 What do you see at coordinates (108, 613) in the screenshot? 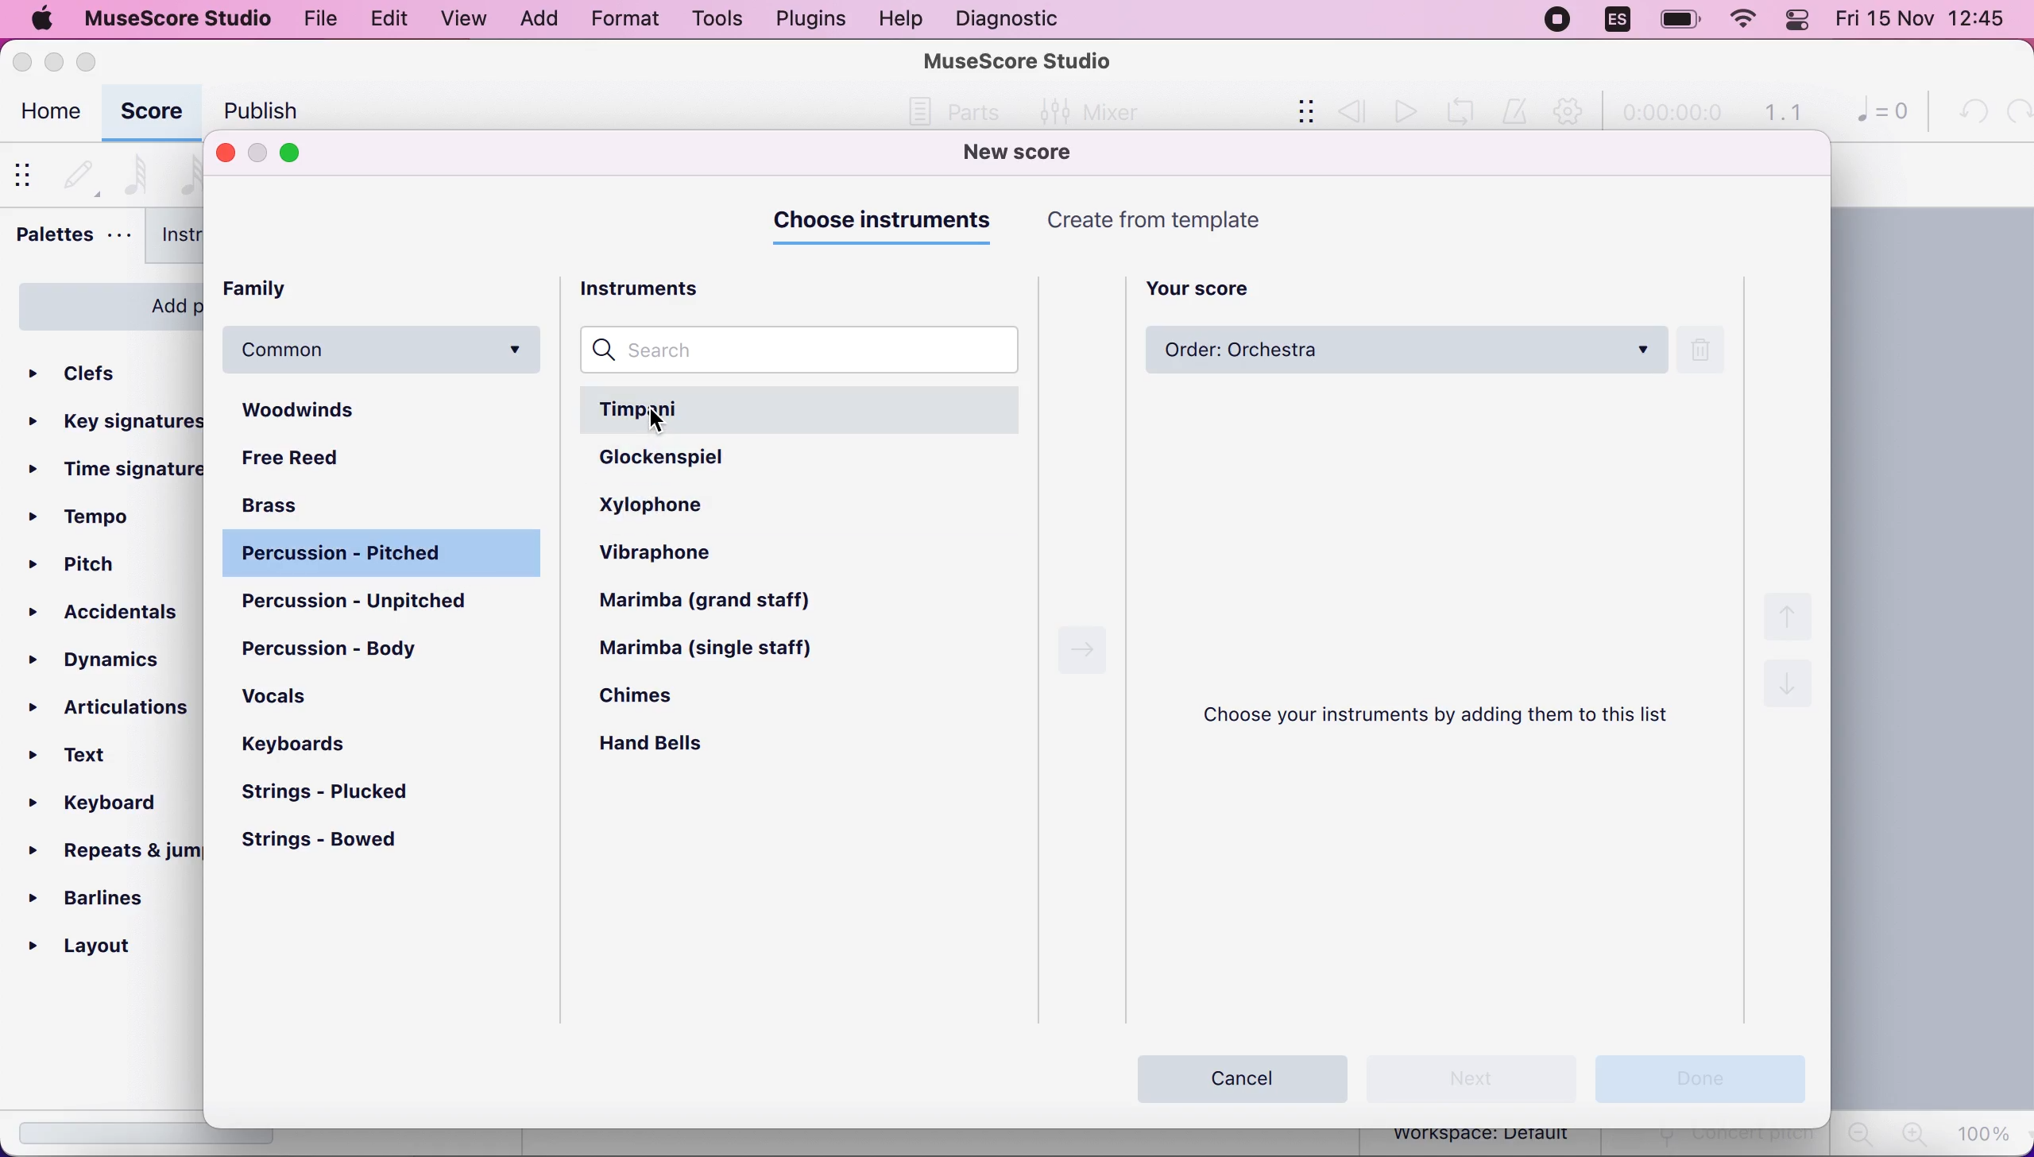
I see `accidentals` at bounding box center [108, 613].